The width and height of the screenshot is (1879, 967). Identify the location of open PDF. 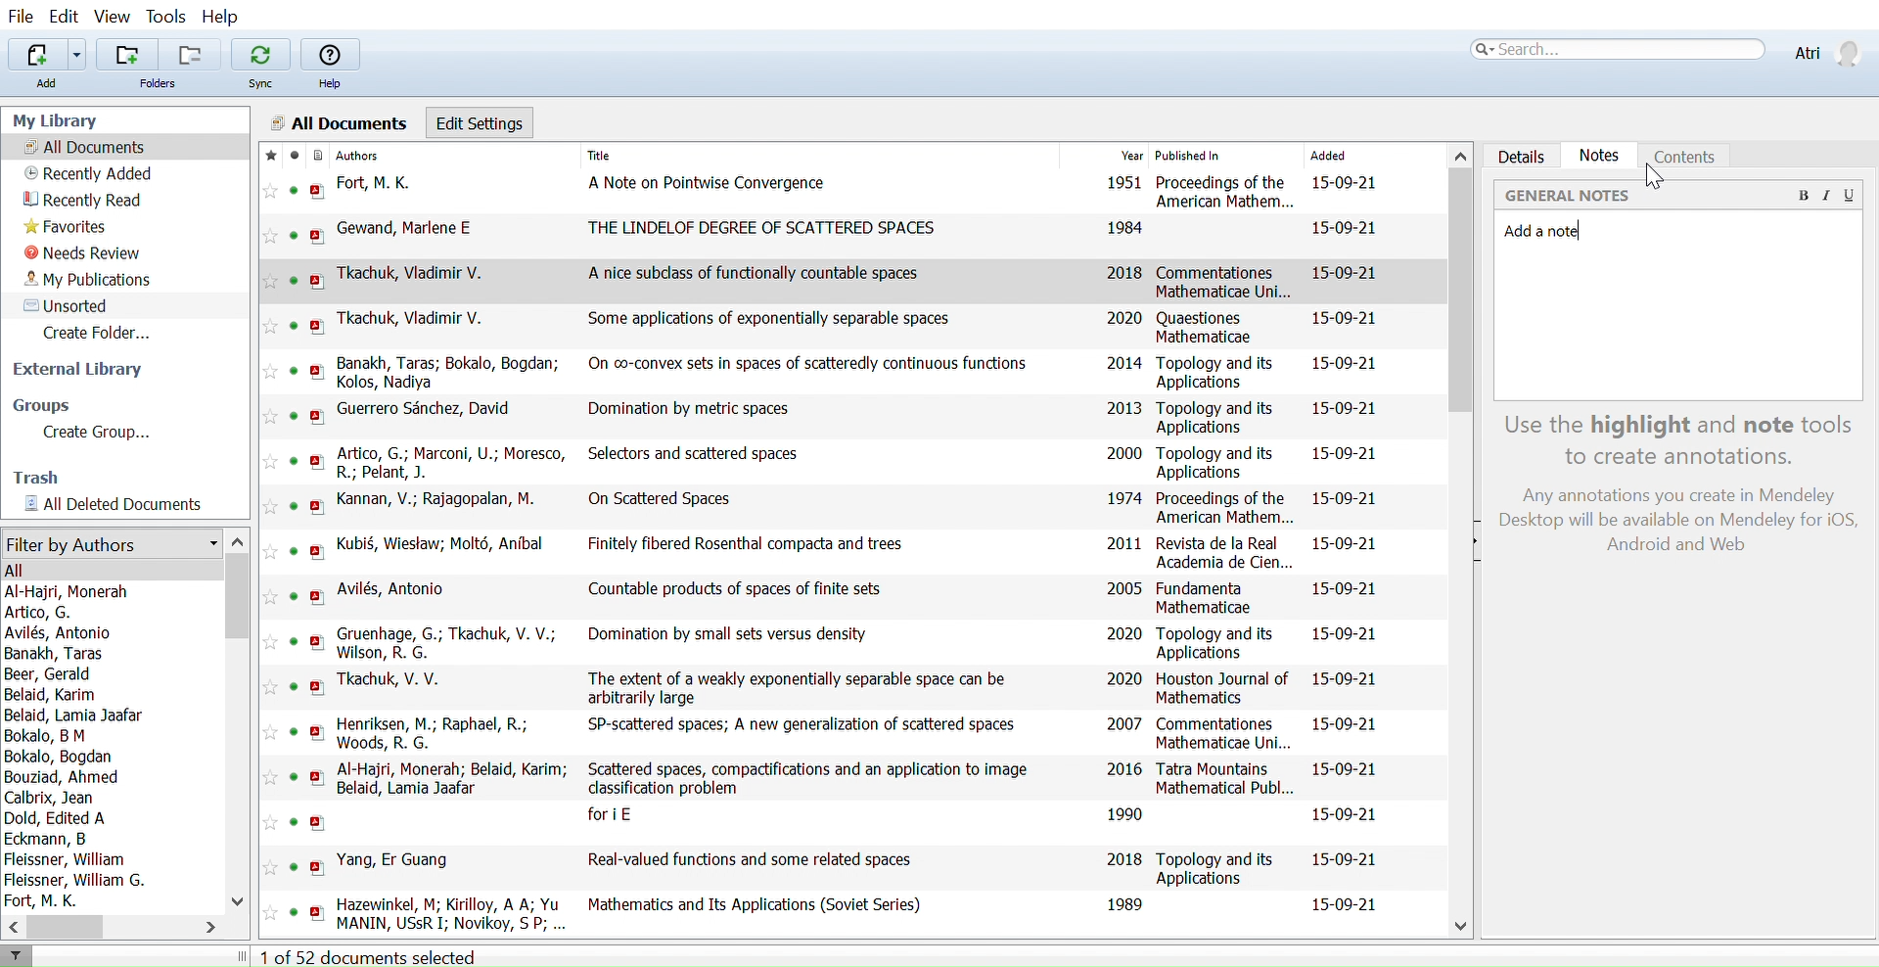
(317, 642).